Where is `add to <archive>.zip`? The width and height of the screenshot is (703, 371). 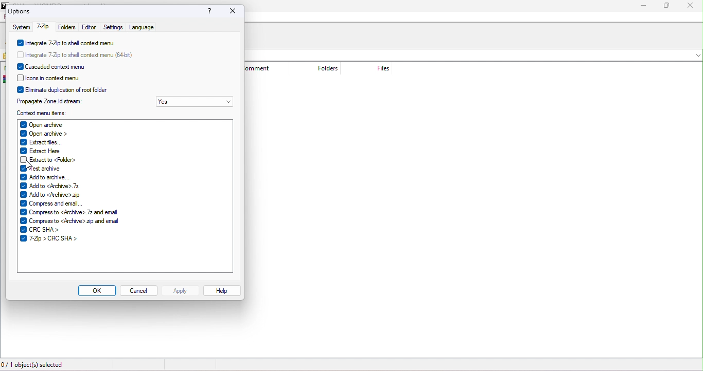 add to <archive>.zip is located at coordinates (51, 195).